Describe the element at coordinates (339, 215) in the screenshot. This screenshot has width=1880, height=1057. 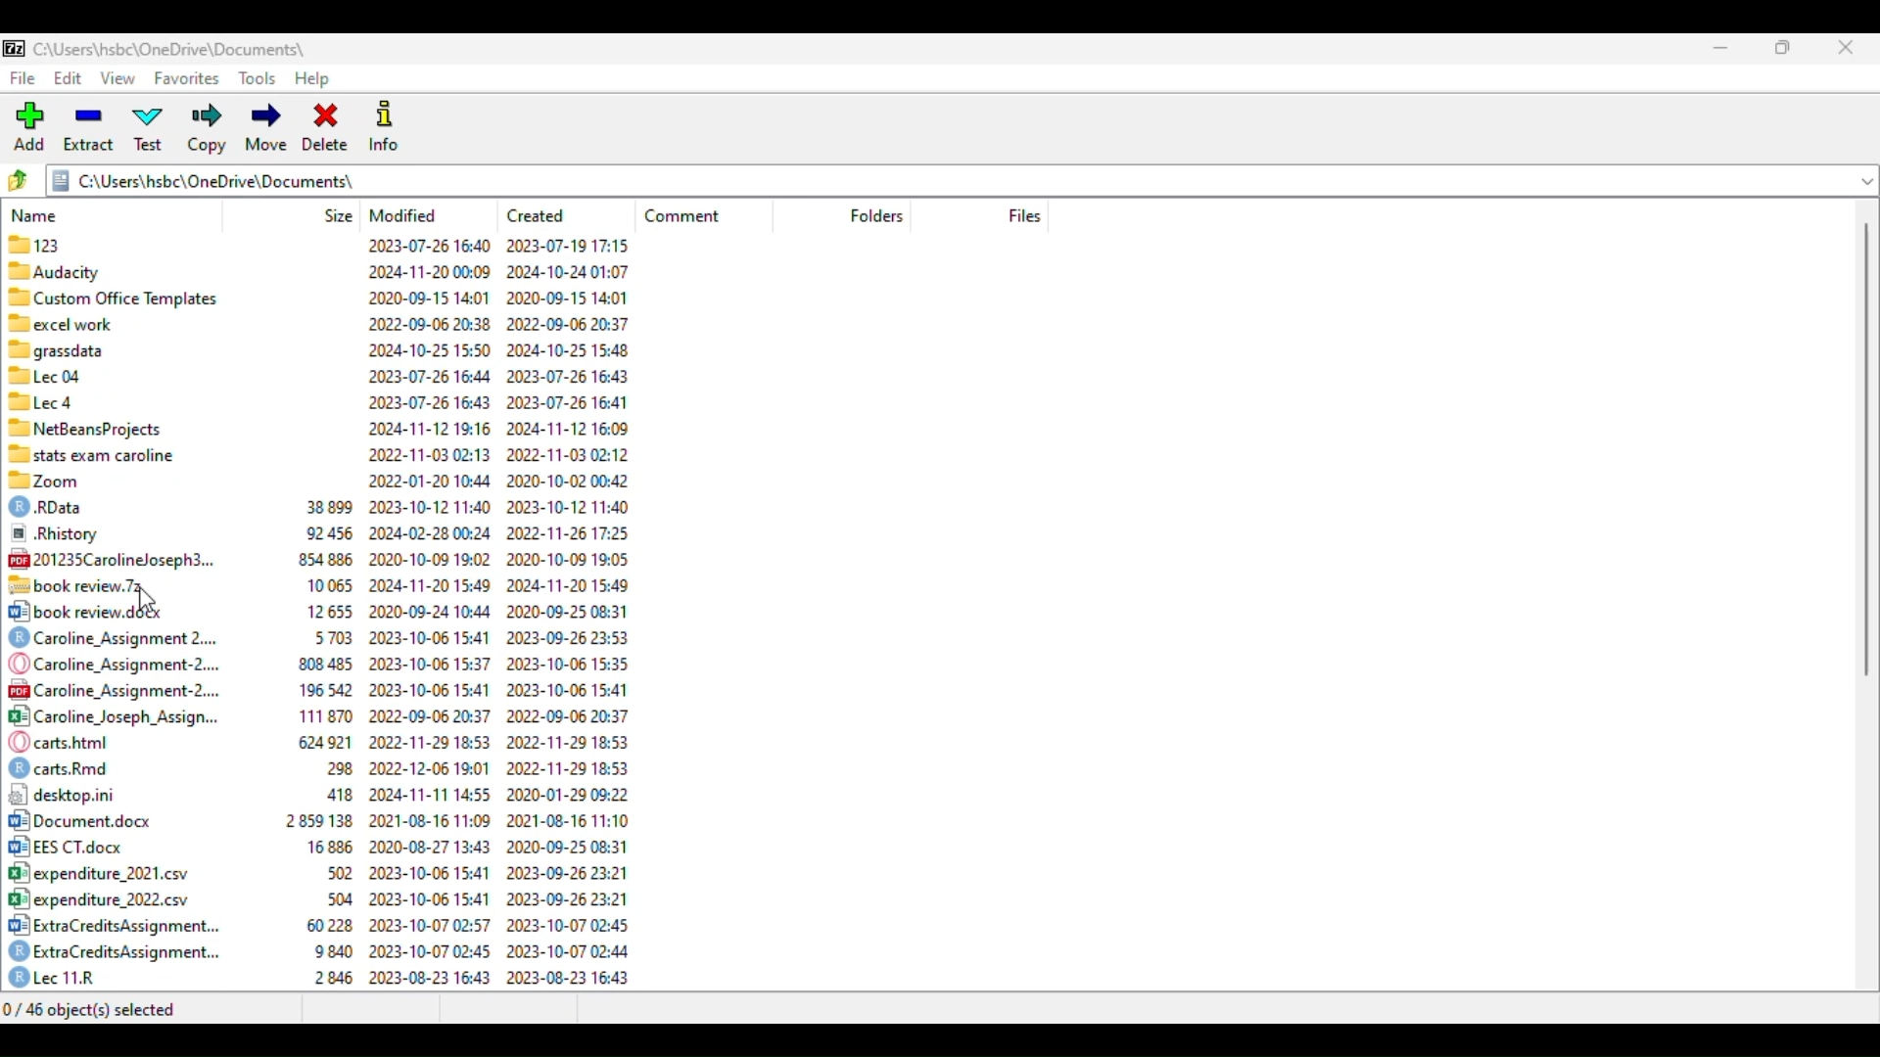
I see `size` at that location.